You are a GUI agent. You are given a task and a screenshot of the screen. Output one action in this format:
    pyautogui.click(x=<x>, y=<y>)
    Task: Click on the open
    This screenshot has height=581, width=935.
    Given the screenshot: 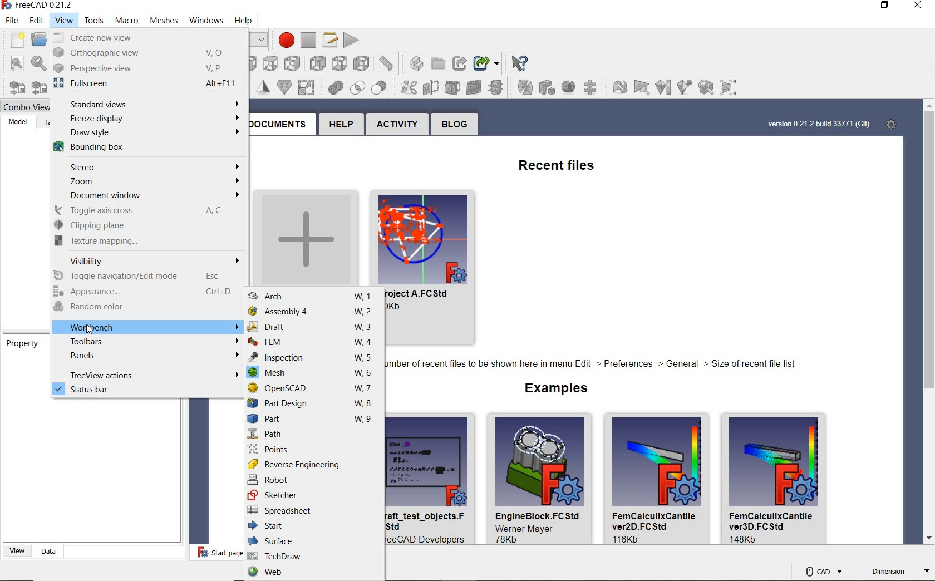 What is the action you would take?
    pyautogui.click(x=37, y=38)
    